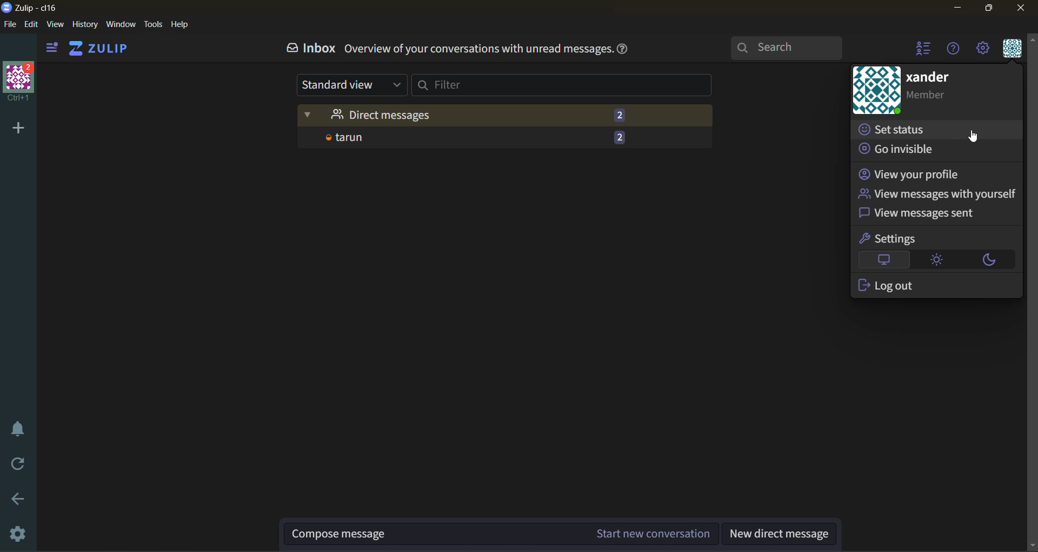 The image size is (1038, 552). What do you see at coordinates (570, 88) in the screenshot?
I see `filter` at bounding box center [570, 88].